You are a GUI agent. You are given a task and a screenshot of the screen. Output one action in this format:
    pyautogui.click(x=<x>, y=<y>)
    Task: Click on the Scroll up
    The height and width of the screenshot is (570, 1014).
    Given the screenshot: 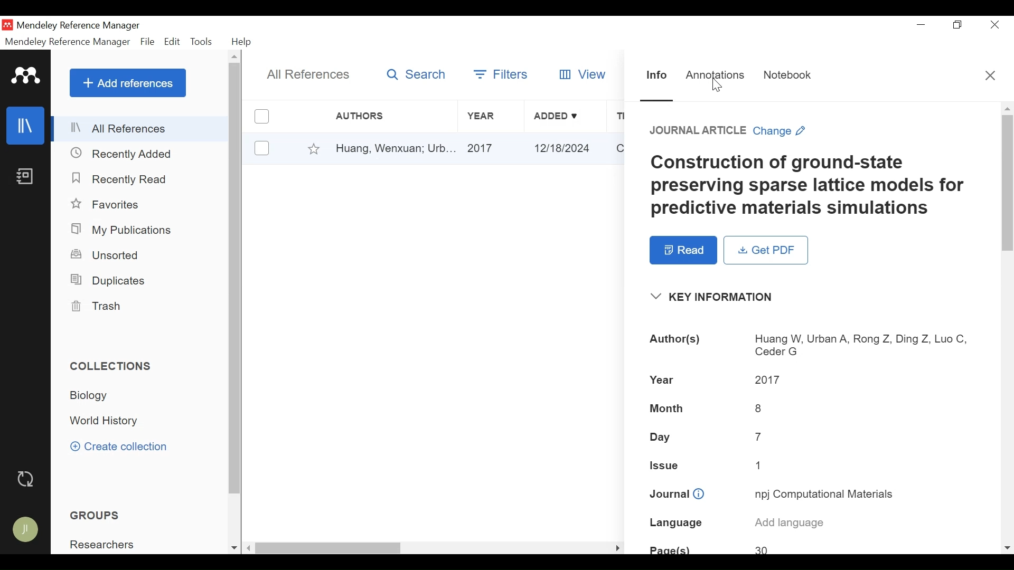 What is the action you would take?
    pyautogui.click(x=236, y=56)
    